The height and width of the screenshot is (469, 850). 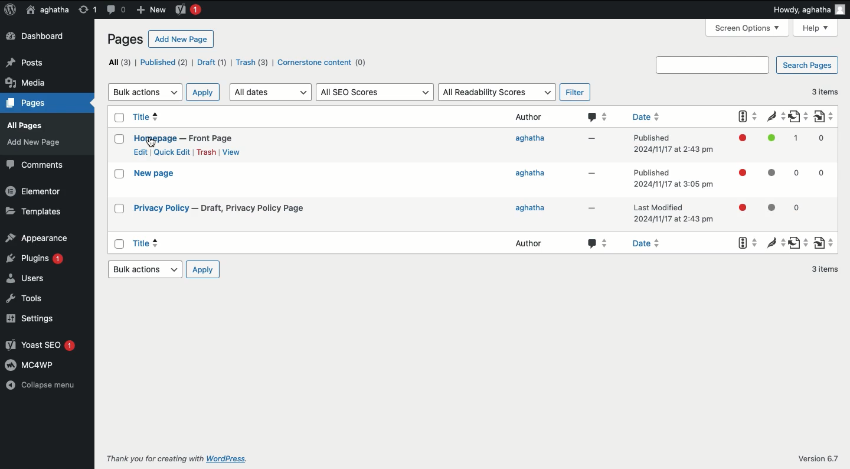 I want to click on posts , so click(x=34, y=61).